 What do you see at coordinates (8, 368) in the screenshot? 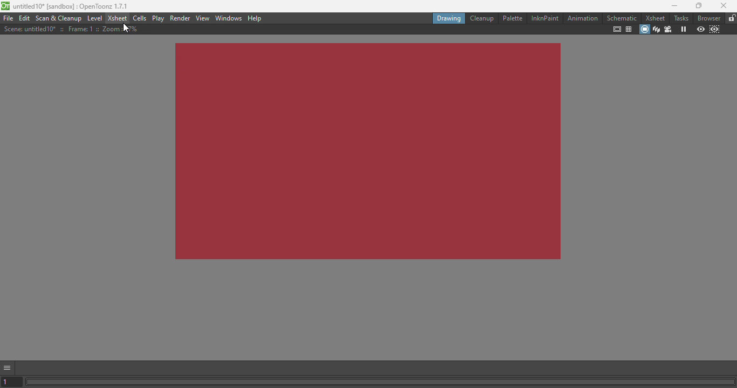
I see `GUI show/hide` at bounding box center [8, 368].